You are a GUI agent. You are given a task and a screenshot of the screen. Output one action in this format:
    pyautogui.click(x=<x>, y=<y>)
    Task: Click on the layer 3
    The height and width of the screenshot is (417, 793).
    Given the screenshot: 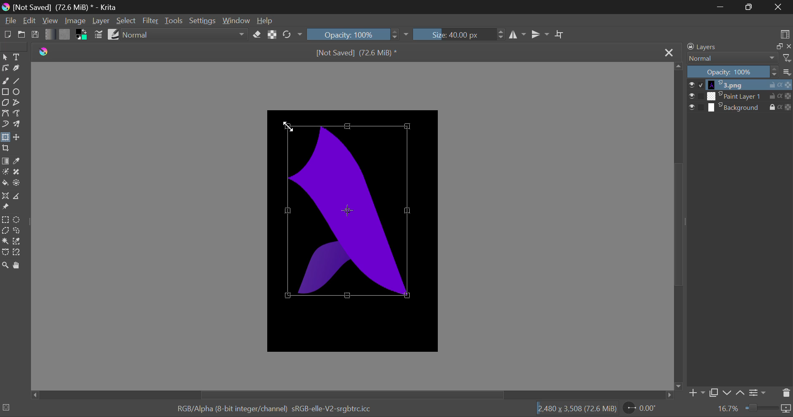 What is the action you would take?
    pyautogui.click(x=735, y=107)
    